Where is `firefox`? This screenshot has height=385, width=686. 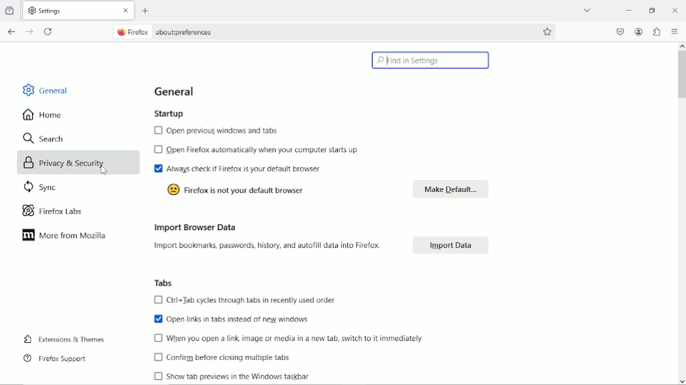
firefox is located at coordinates (132, 31).